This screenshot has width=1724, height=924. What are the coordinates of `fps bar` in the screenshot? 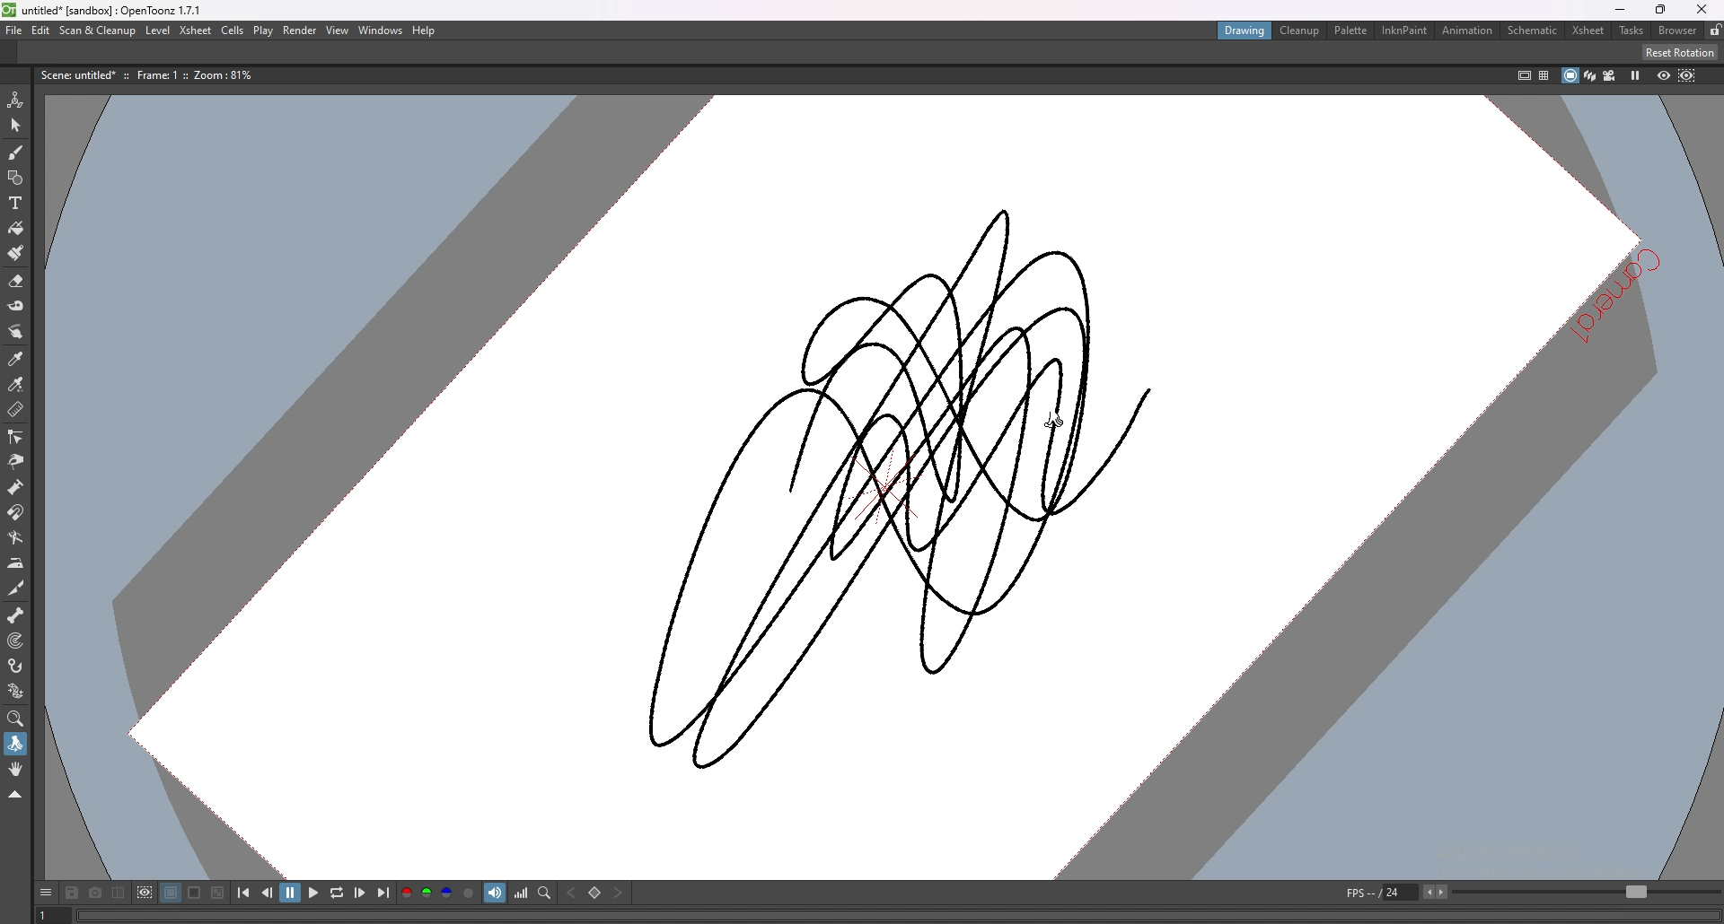 It's located at (1588, 893).